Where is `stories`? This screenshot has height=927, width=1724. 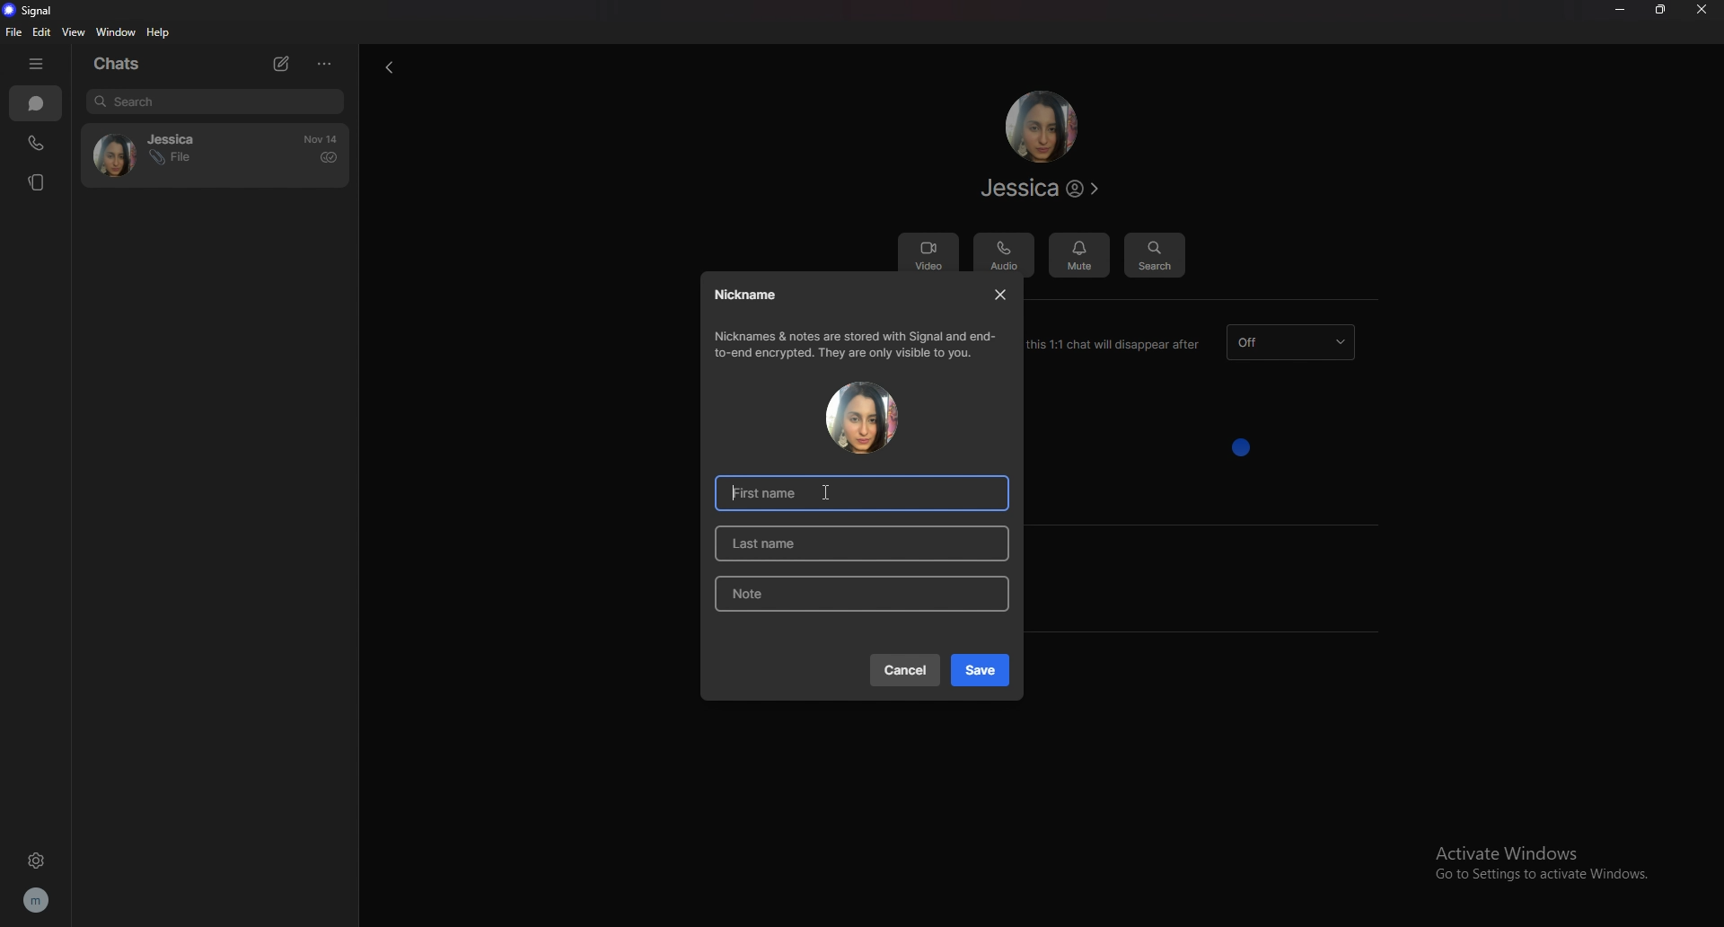
stories is located at coordinates (33, 182).